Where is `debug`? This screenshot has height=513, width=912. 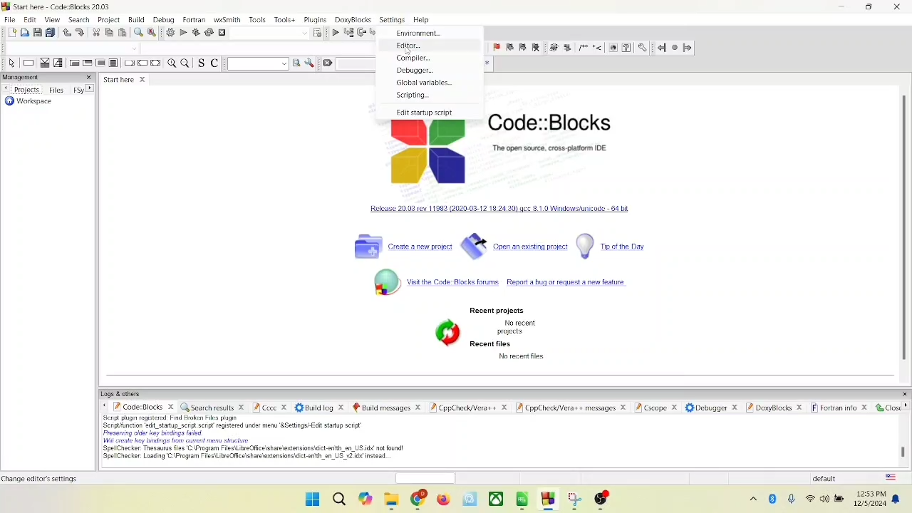
debug is located at coordinates (333, 33).